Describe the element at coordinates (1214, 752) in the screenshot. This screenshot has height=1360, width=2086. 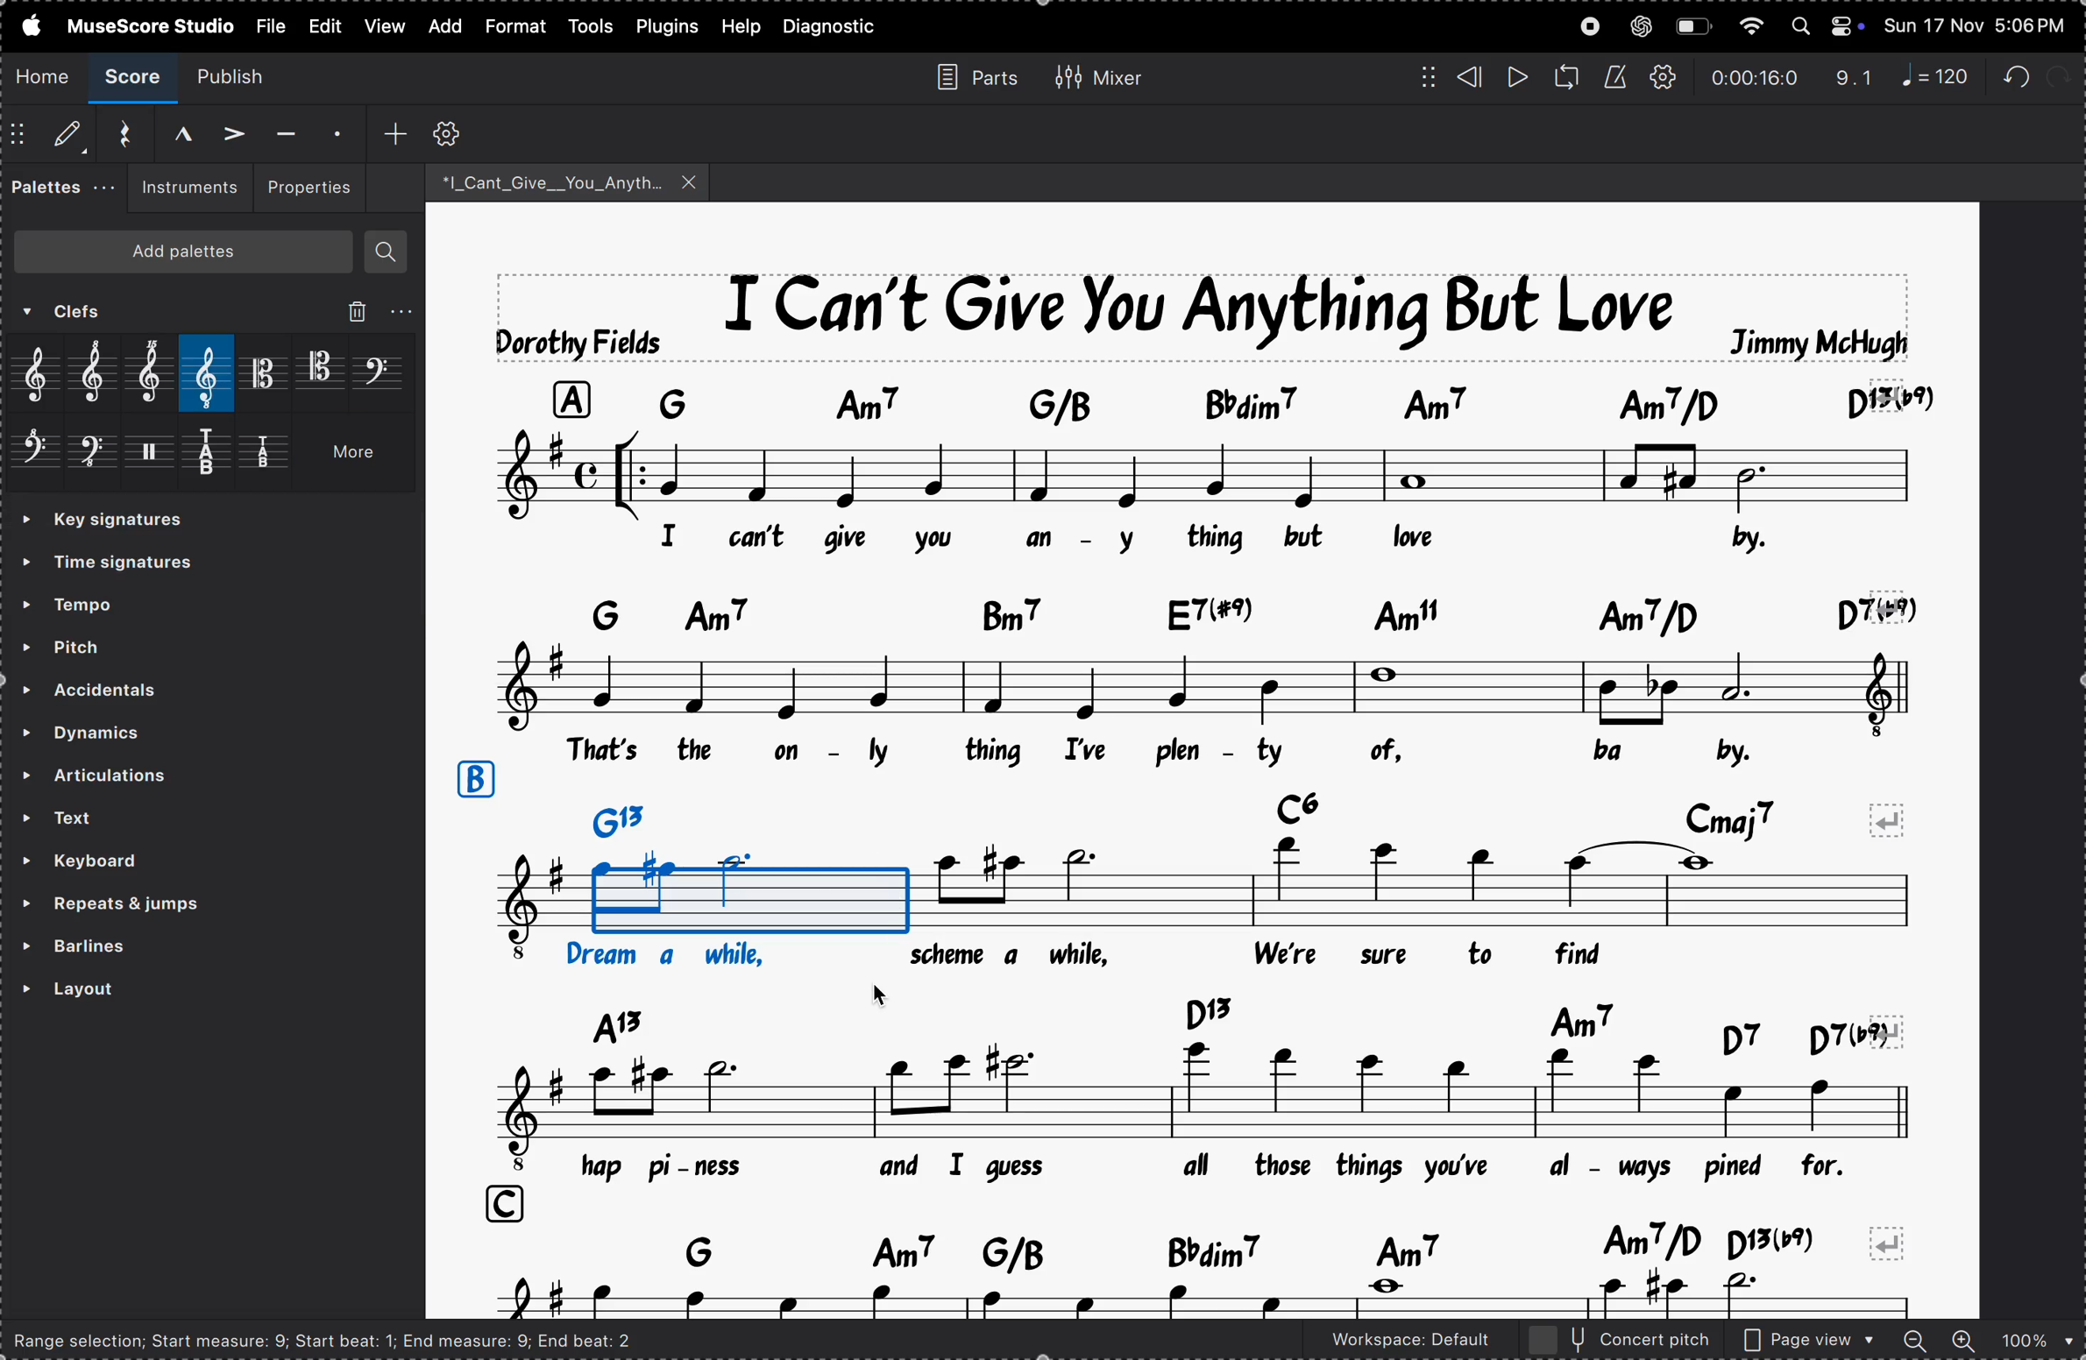
I see `lyrics` at that location.